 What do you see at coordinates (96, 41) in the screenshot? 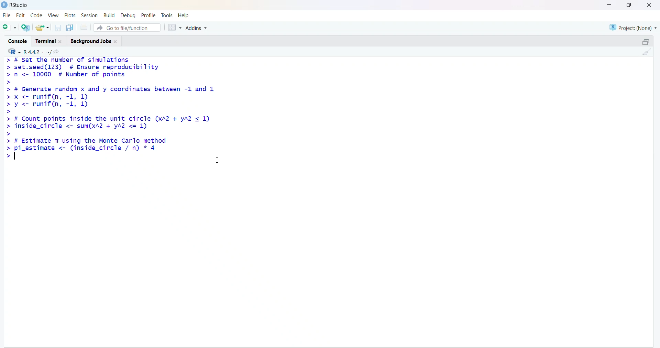
I see `Background Jobs` at bounding box center [96, 41].